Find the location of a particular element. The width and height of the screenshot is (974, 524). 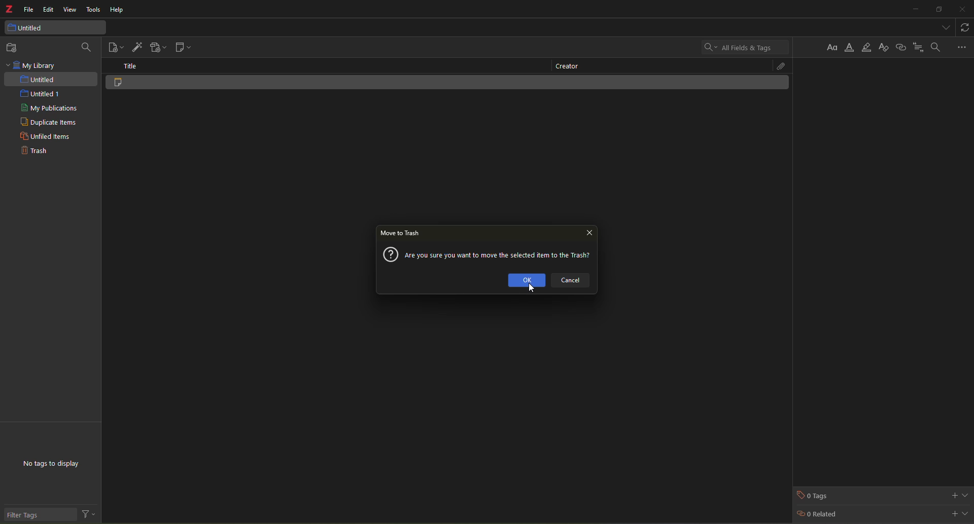

expand is located at coordinates (966, 494).